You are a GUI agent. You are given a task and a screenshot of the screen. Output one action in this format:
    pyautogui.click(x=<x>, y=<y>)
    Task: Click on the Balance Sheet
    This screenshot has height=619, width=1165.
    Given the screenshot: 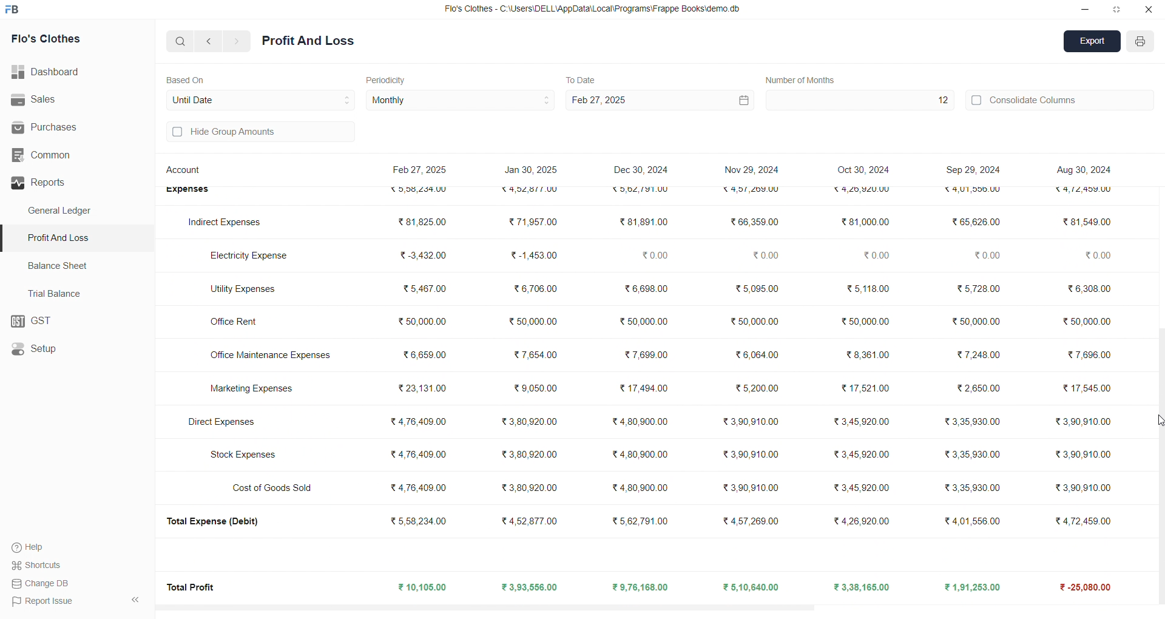 What is the action you would take?
    pyautogui.click(x=59, y=265)
    